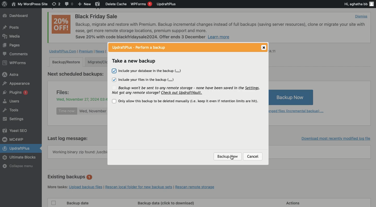 This screenshot has height=207, width=376. What do you see at coordinates (78, 151) in the screenshot?
I see `Working binary zip found: /usr/b` at bounding box center [78, 151].